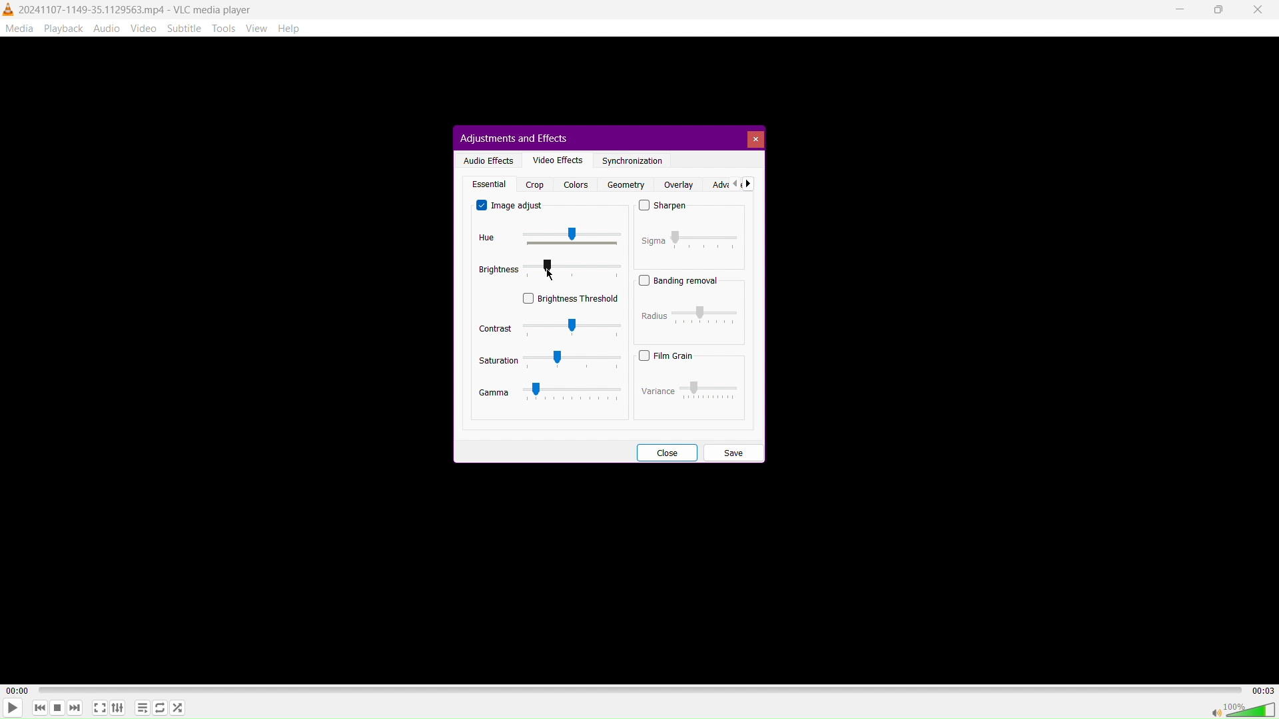  Describe the element at coordinates (185, 28) in the screenshot. I see `Subtitle` at that location.